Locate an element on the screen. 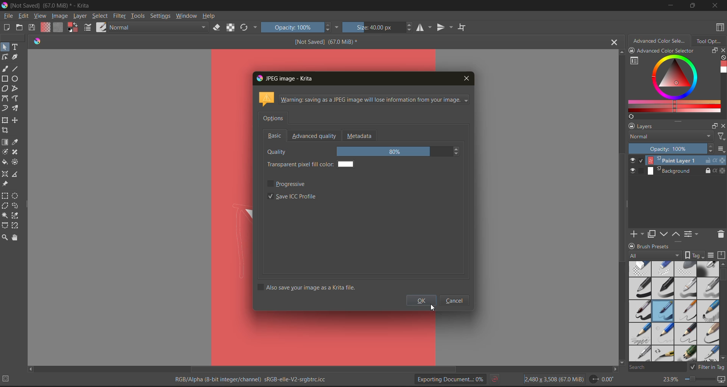 This screenshot has height=387, width=727. tools is located at coordinates (16, 152).